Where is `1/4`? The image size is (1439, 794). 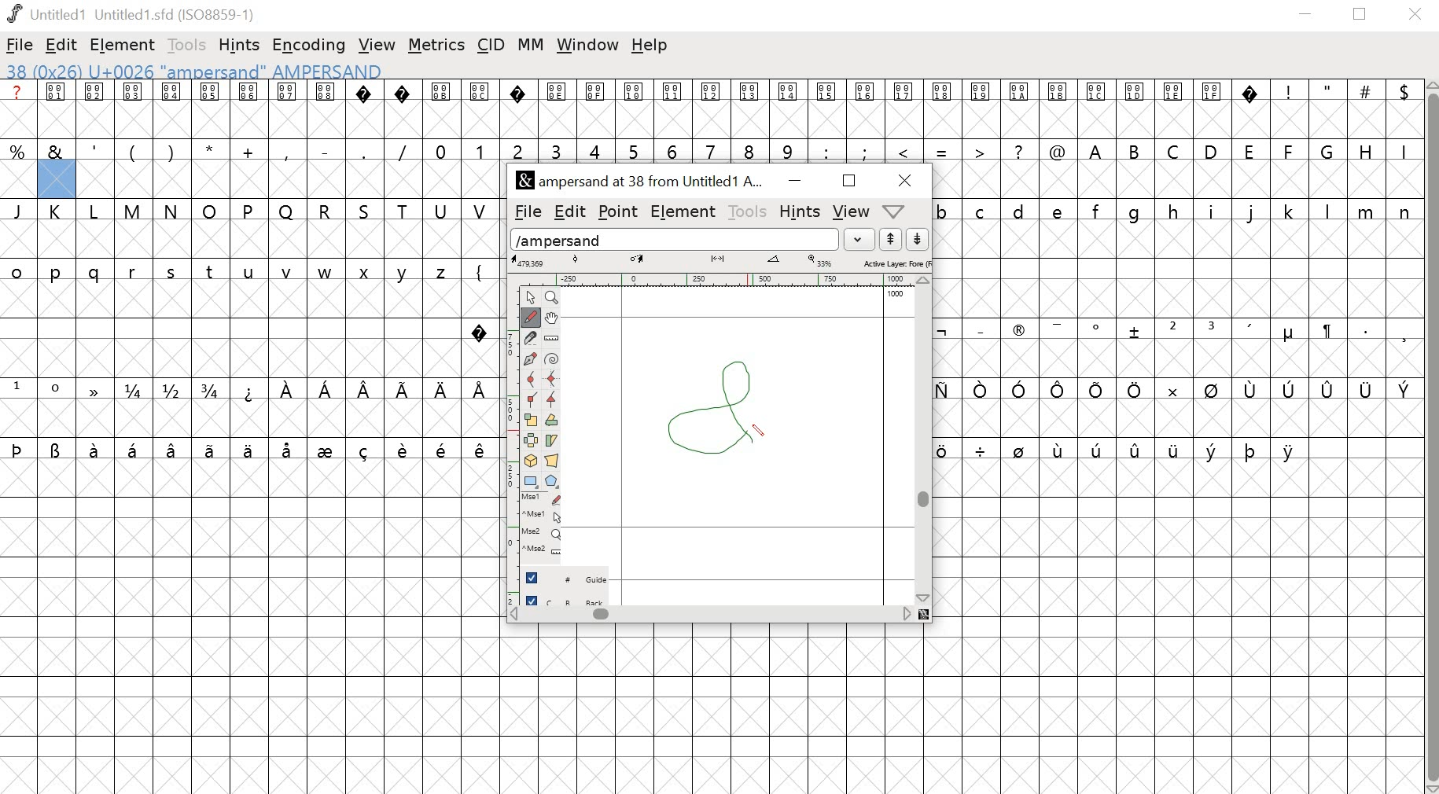 1/4 is located at coordinates (136, 391).